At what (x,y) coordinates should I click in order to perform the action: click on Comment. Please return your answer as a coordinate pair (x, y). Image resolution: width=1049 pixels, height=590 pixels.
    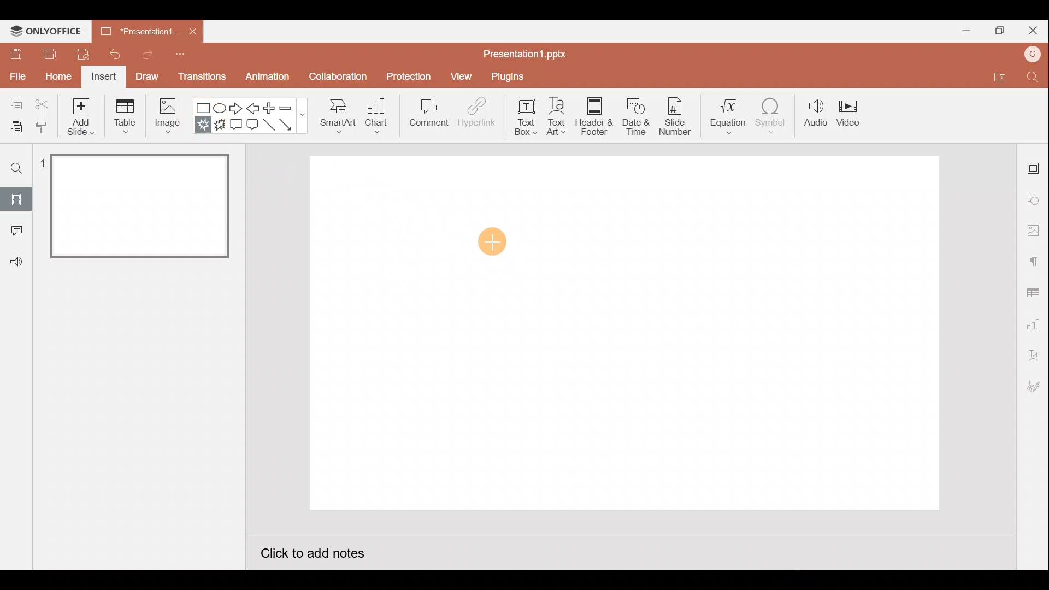
    Looking at the image, I should click on (16, 231).